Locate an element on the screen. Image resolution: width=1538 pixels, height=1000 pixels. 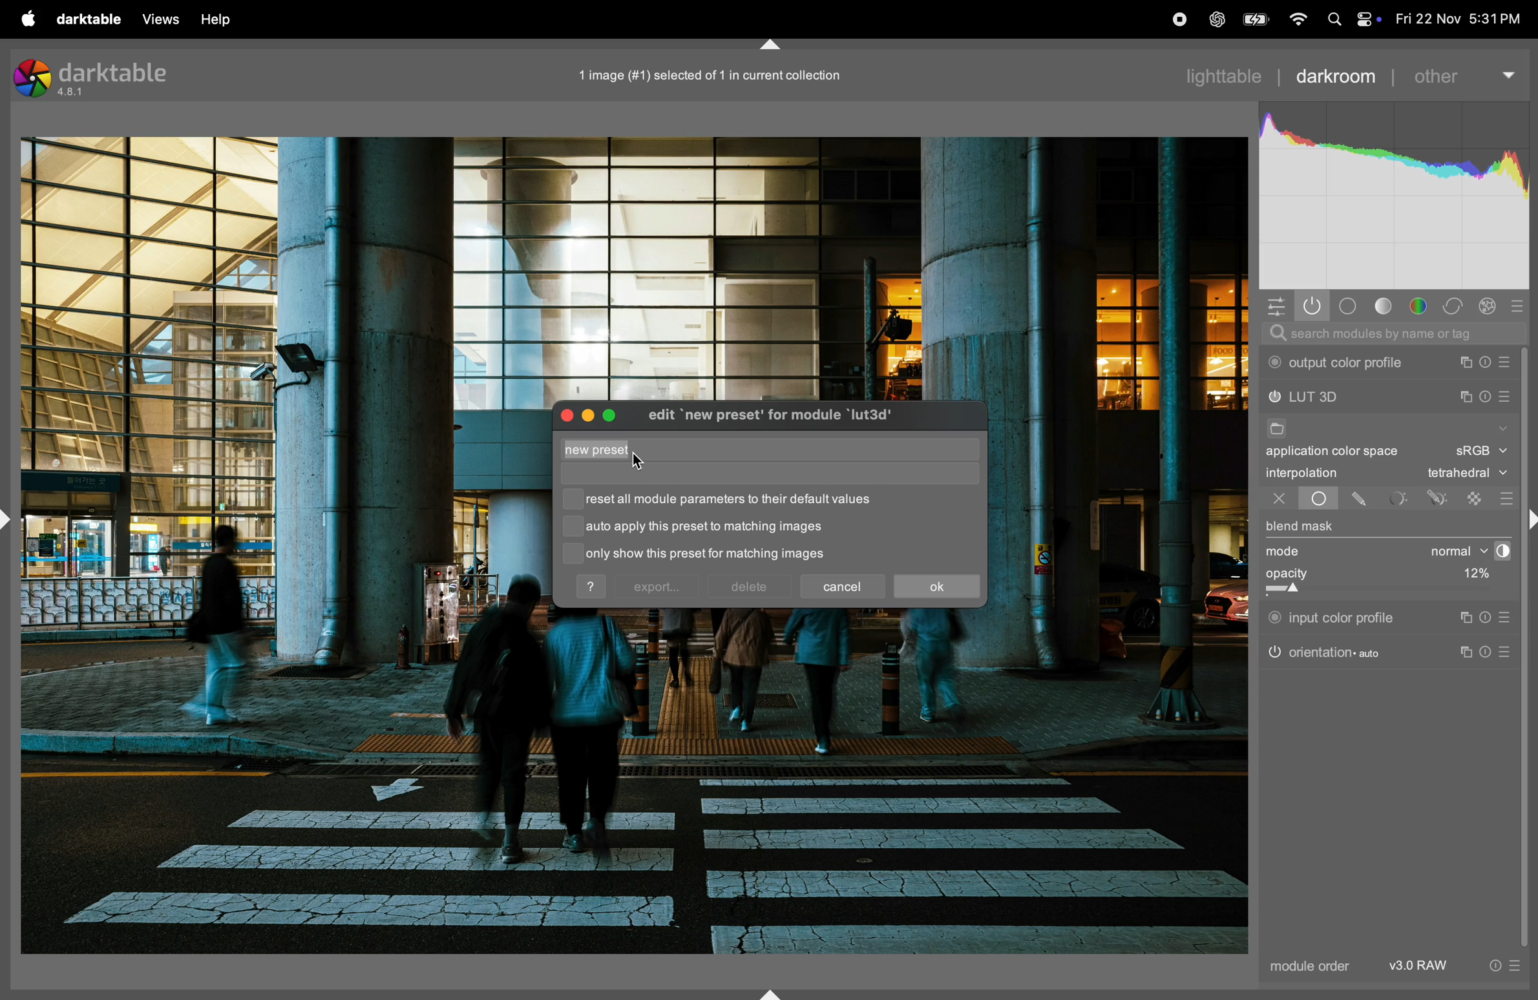
reset parameters is located at coordinates (1486, 395).